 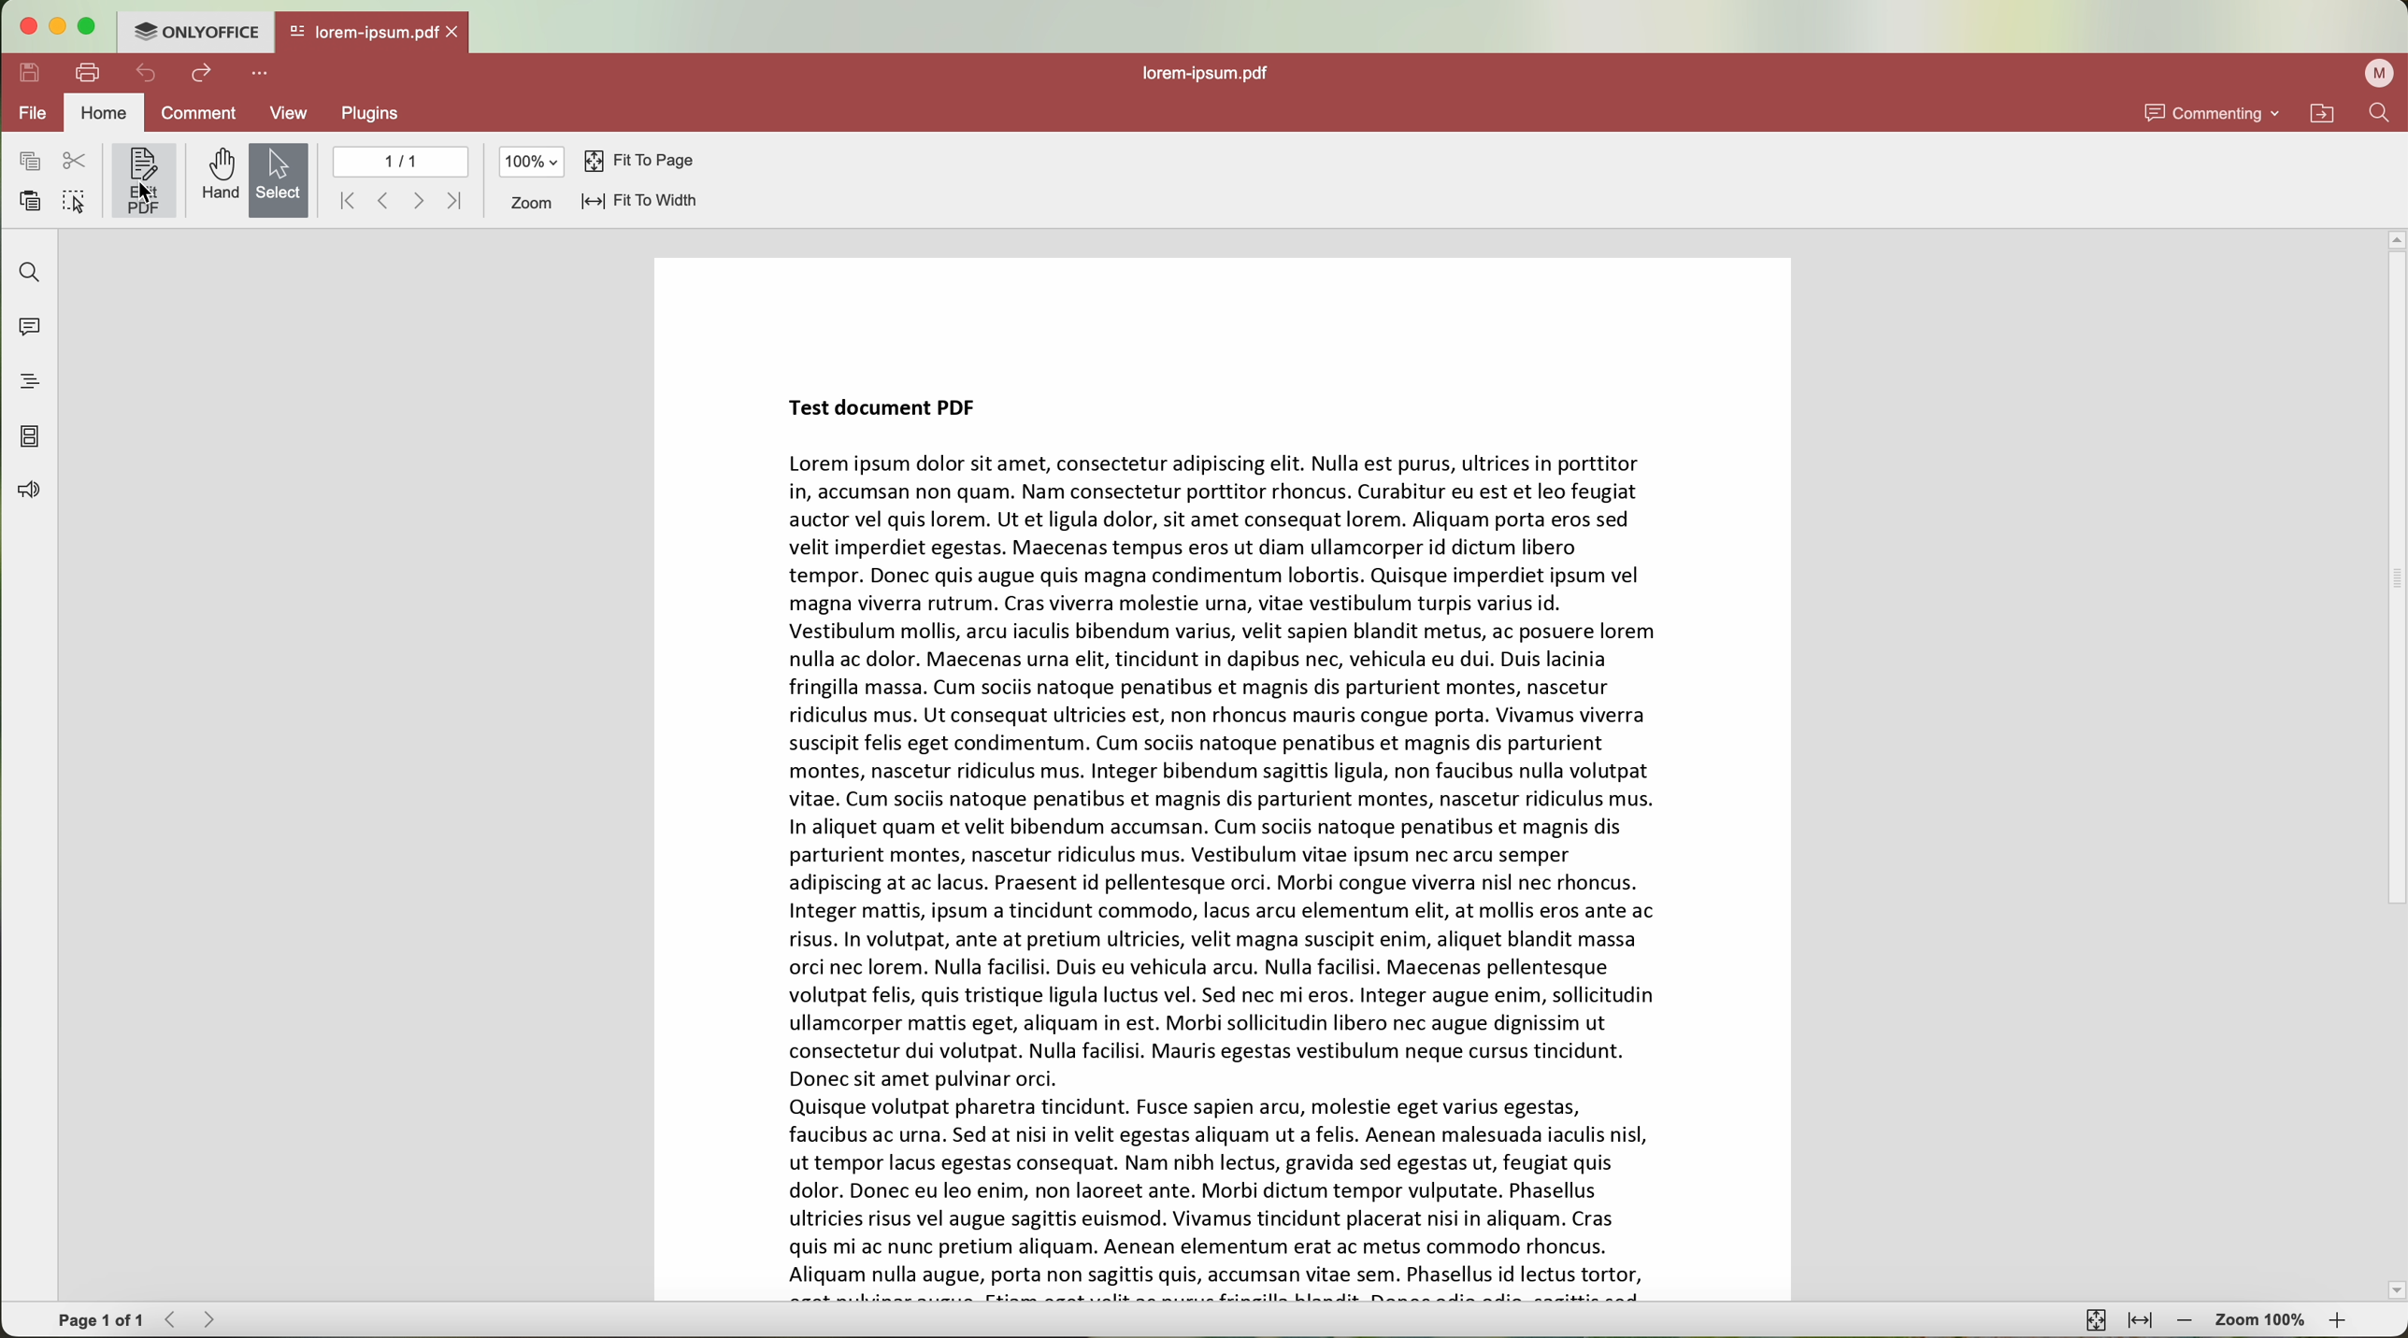 What do you see at coordinates (279, 179) in the screenshot?
I see `select` at bounding box center [279, 179].